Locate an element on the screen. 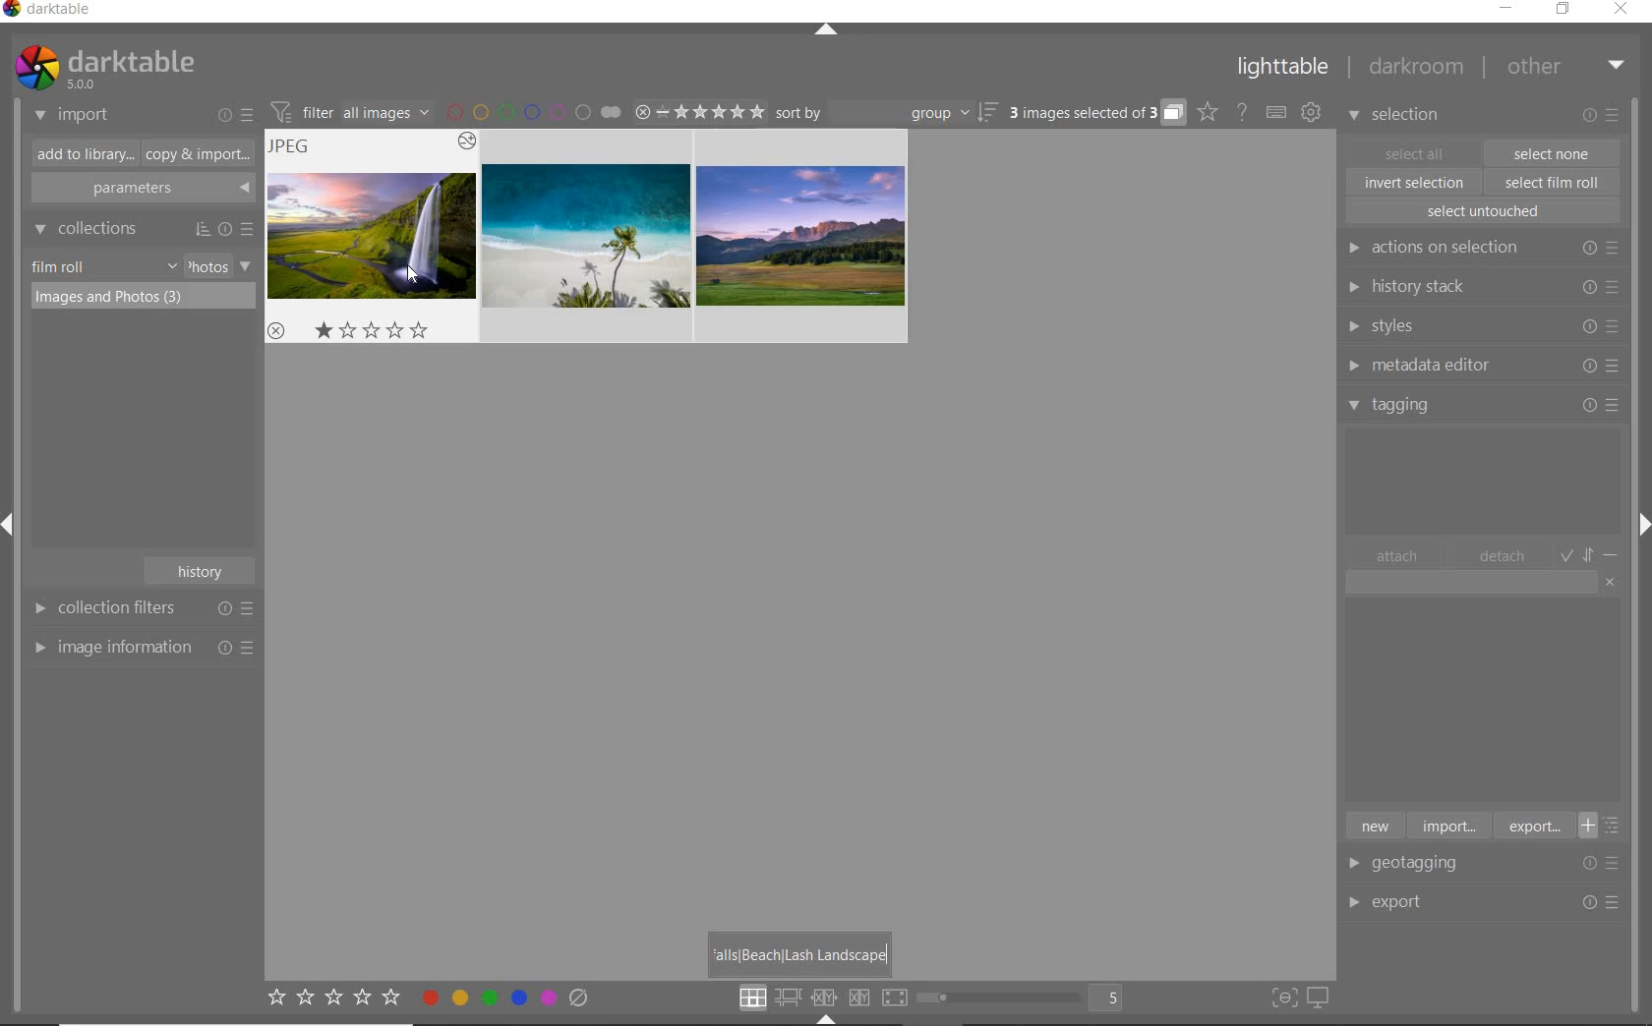 Image resolution: width=1652 pixels, height=1026 pixels. toggle view is located at coordinates (1027, 999).